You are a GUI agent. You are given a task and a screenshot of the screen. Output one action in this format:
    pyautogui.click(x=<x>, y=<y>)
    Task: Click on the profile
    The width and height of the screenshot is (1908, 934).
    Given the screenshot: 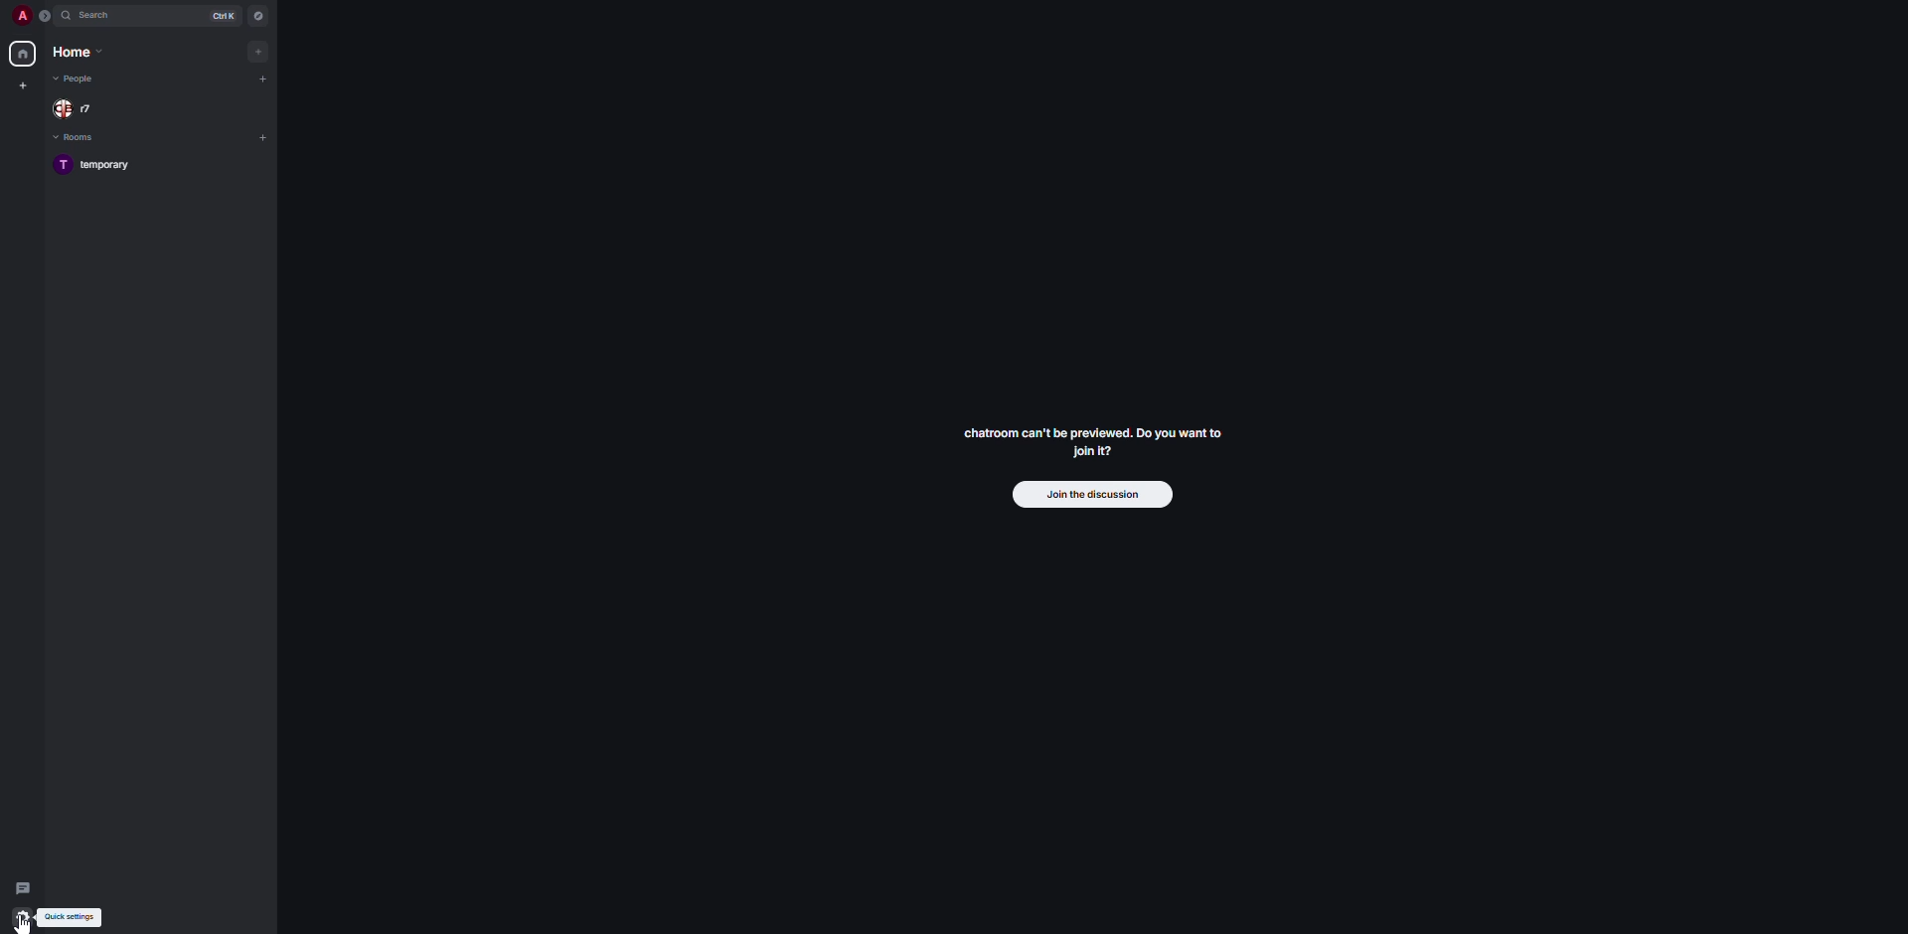 What is the action you would take?
    pyautogui.click(x=22, y=15)
    